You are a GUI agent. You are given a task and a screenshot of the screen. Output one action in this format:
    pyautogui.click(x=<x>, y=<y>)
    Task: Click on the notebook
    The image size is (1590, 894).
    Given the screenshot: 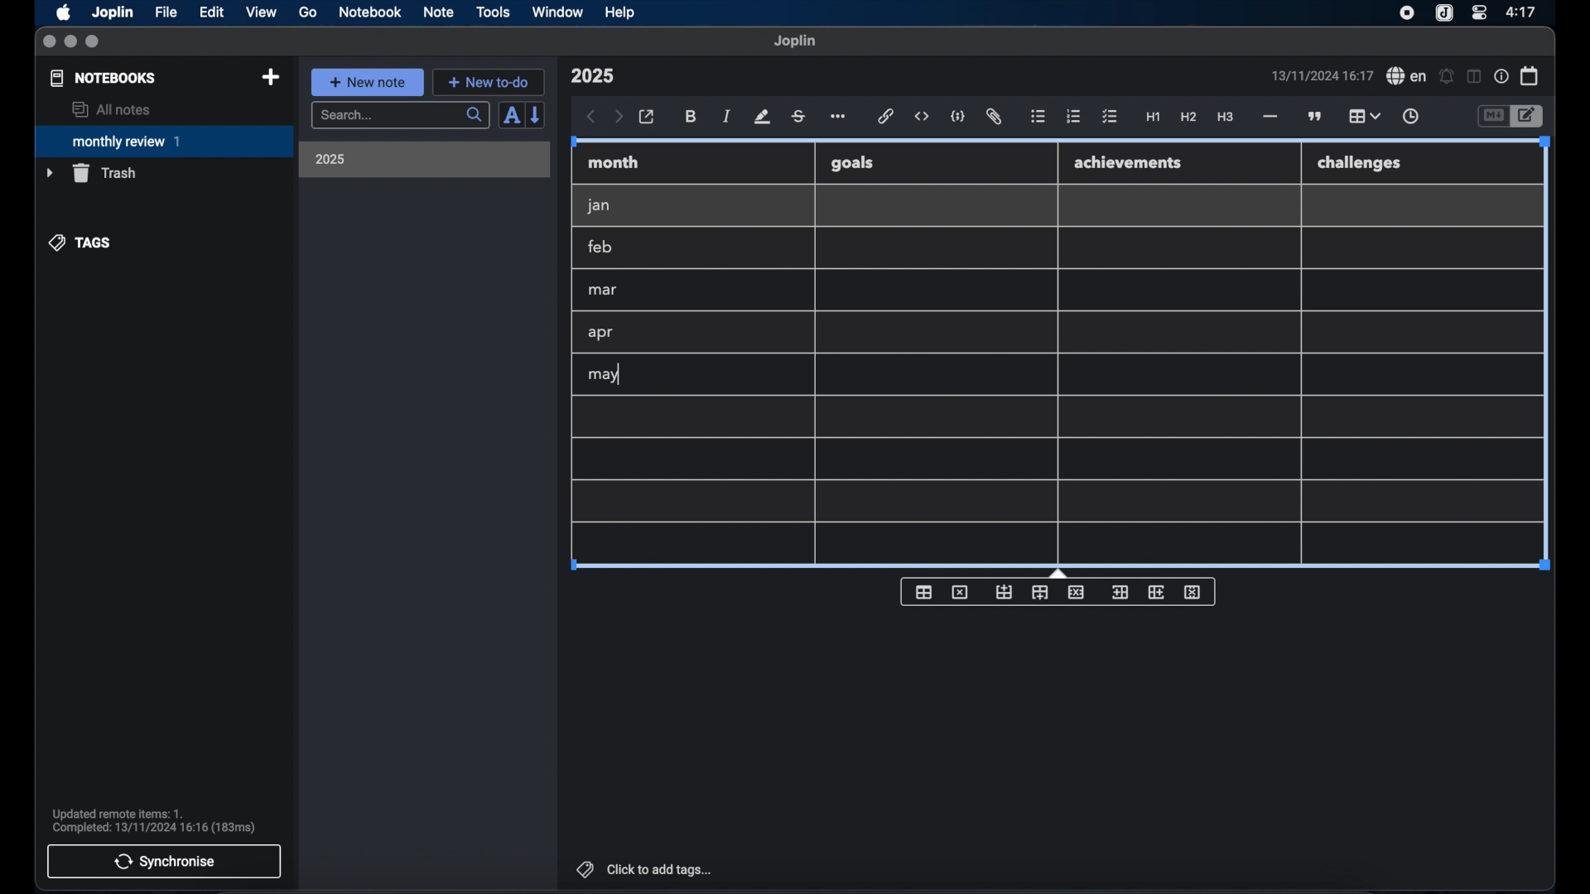 What is the action you would take?
    pyautogui.click(x=370, y=12)
    